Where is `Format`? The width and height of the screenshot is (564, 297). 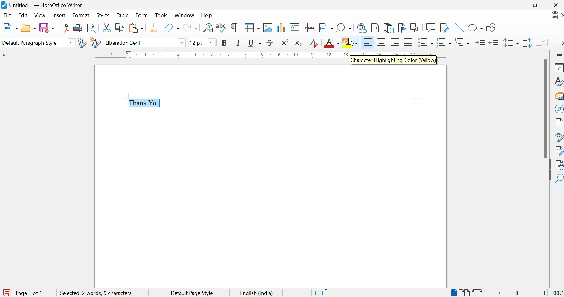
Format is located at coordinates (81, 16).